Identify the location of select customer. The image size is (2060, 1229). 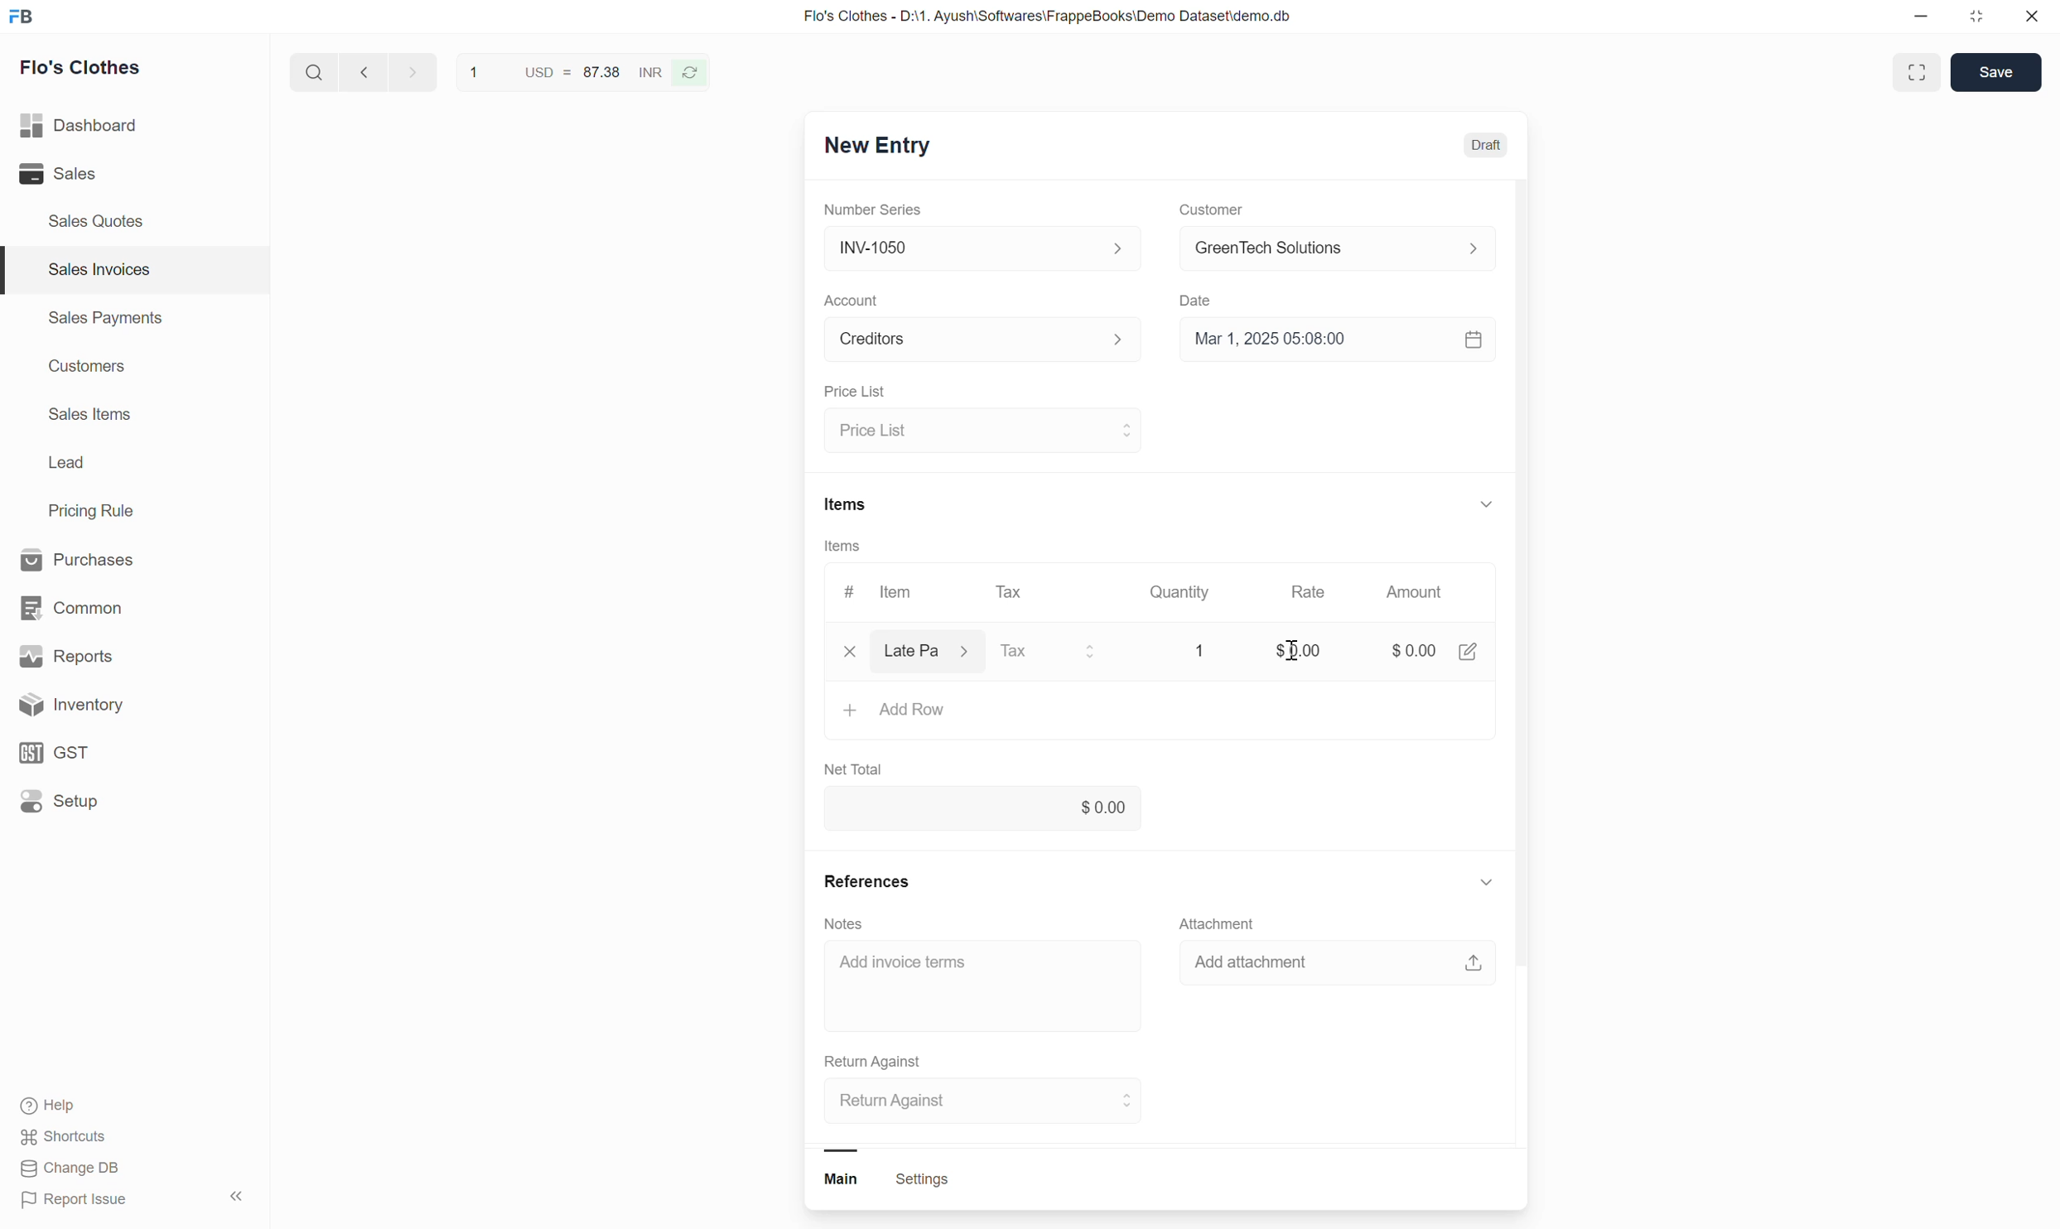
(1334, 251).